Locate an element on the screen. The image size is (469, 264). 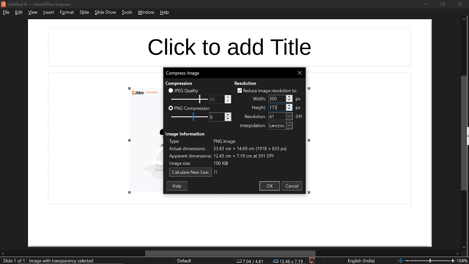
sheet style is located at coordinates (184, 261).